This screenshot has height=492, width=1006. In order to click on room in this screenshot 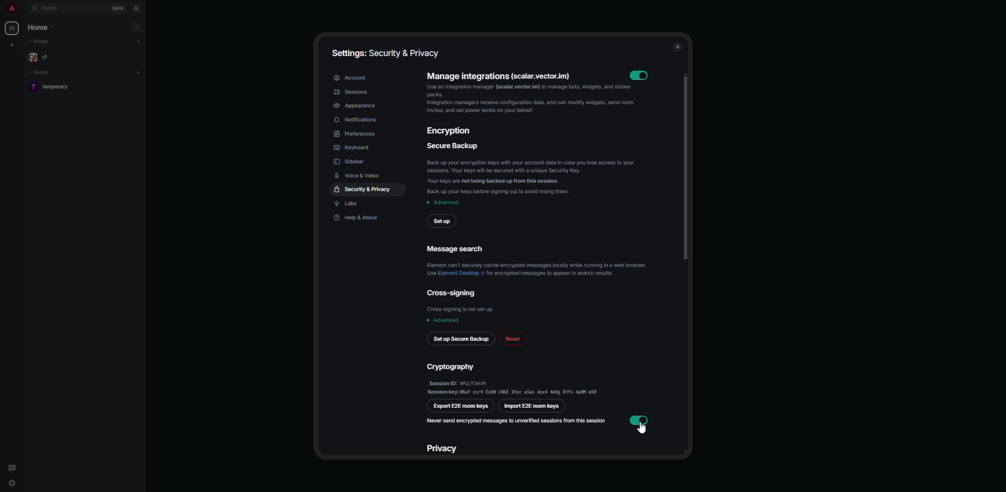, I will do `click(54, 87)`.